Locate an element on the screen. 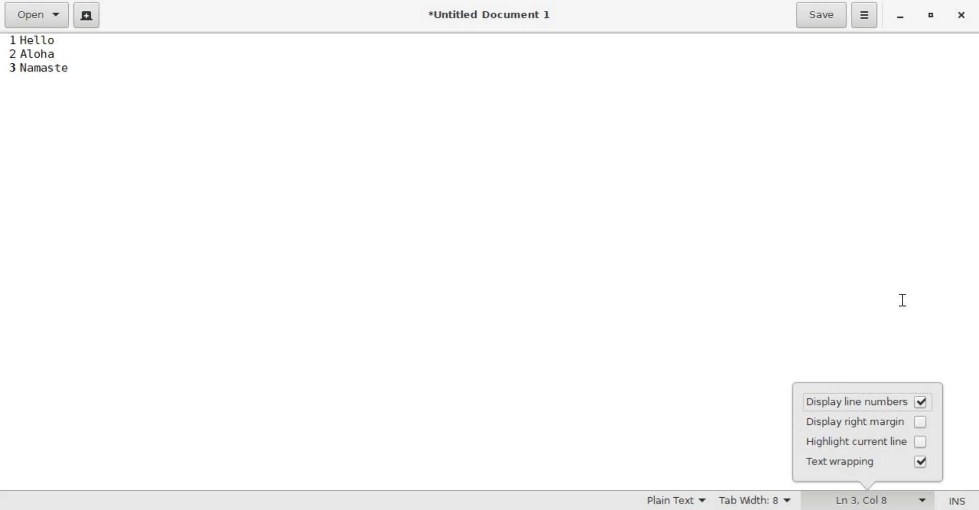 This screenshot has height=510, width=979. *Untitled Document 1 is located at coordinates (488, 13).